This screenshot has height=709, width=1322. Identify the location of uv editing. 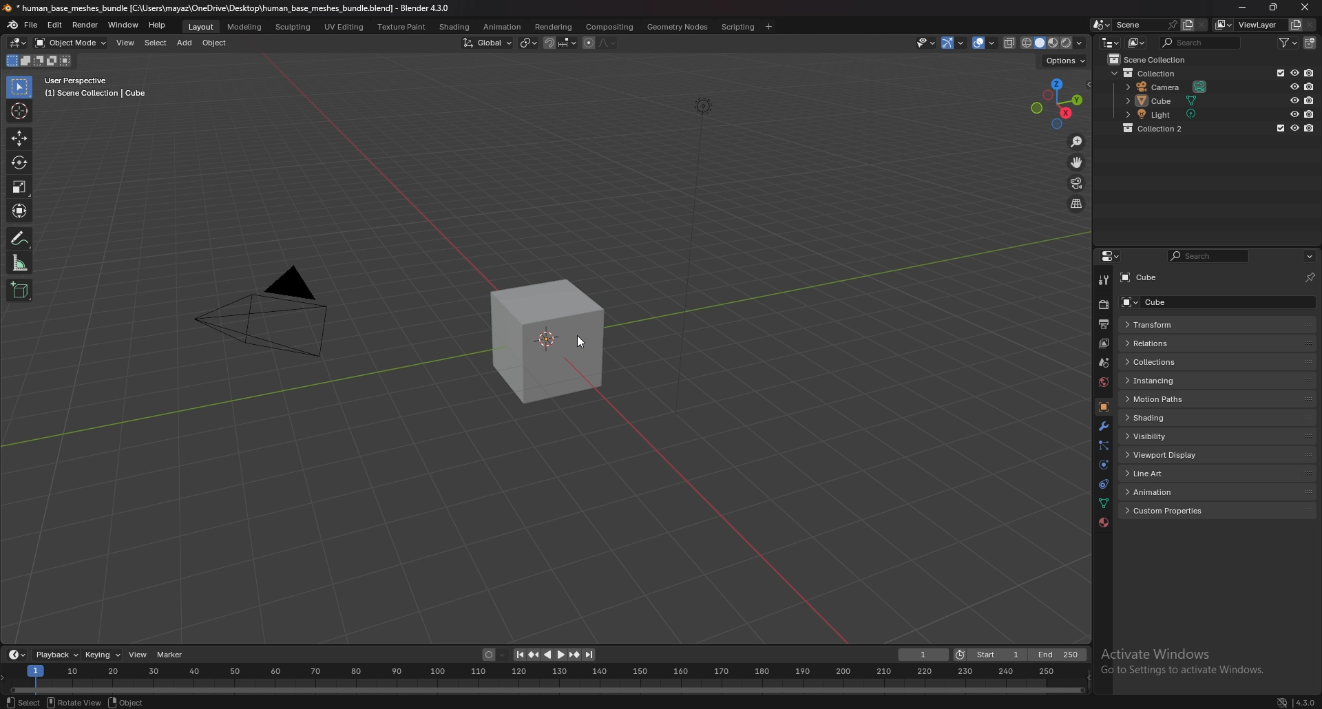
(344, 26).